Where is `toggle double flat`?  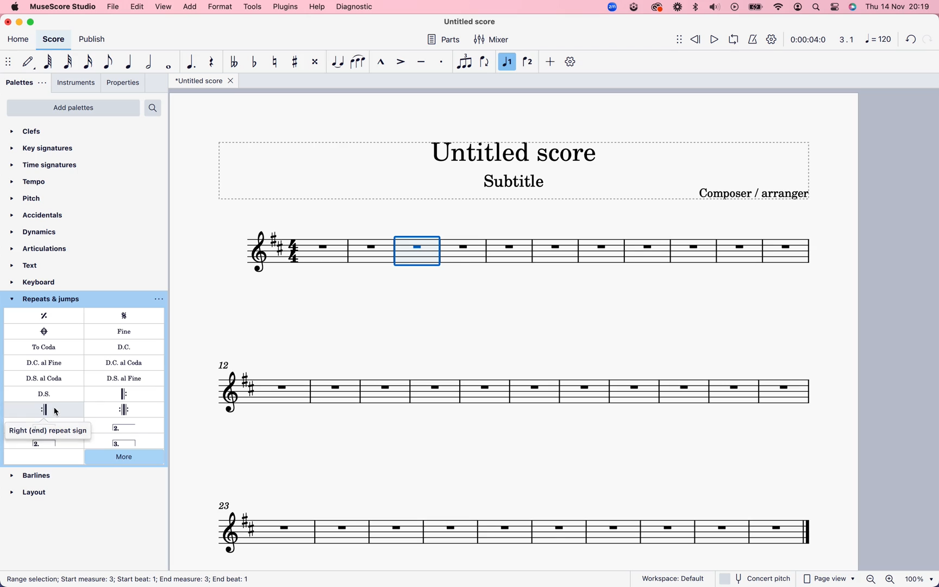
toggle double flat is located at coordinates (235, 63).